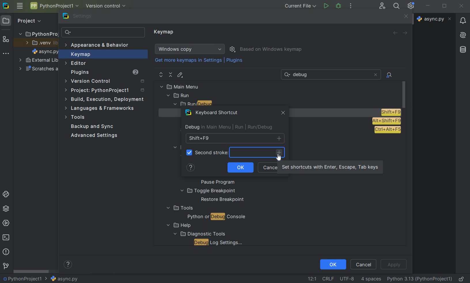 The width and height of the screenshot is (470, 283). Describe the element at coordinates (191, 169) in the screenshot. I see `help` at that location.